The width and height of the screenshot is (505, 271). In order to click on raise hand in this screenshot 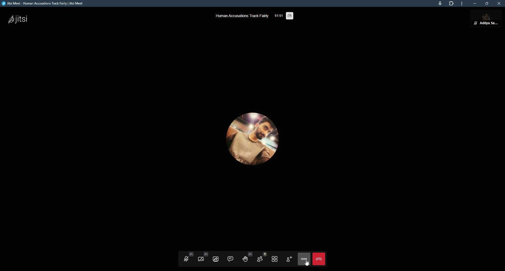, I will do `click(245, 258)`.